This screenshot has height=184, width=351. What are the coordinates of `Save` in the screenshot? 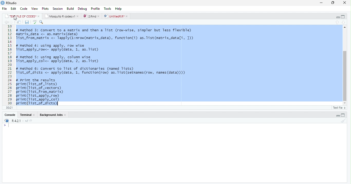 It's located at (26, 22).